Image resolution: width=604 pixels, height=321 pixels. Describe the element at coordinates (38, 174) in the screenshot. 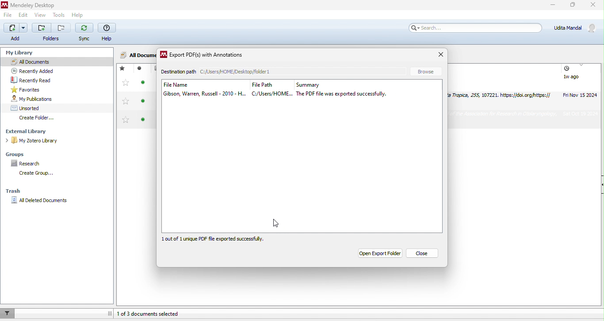

I see `create group` at that location.